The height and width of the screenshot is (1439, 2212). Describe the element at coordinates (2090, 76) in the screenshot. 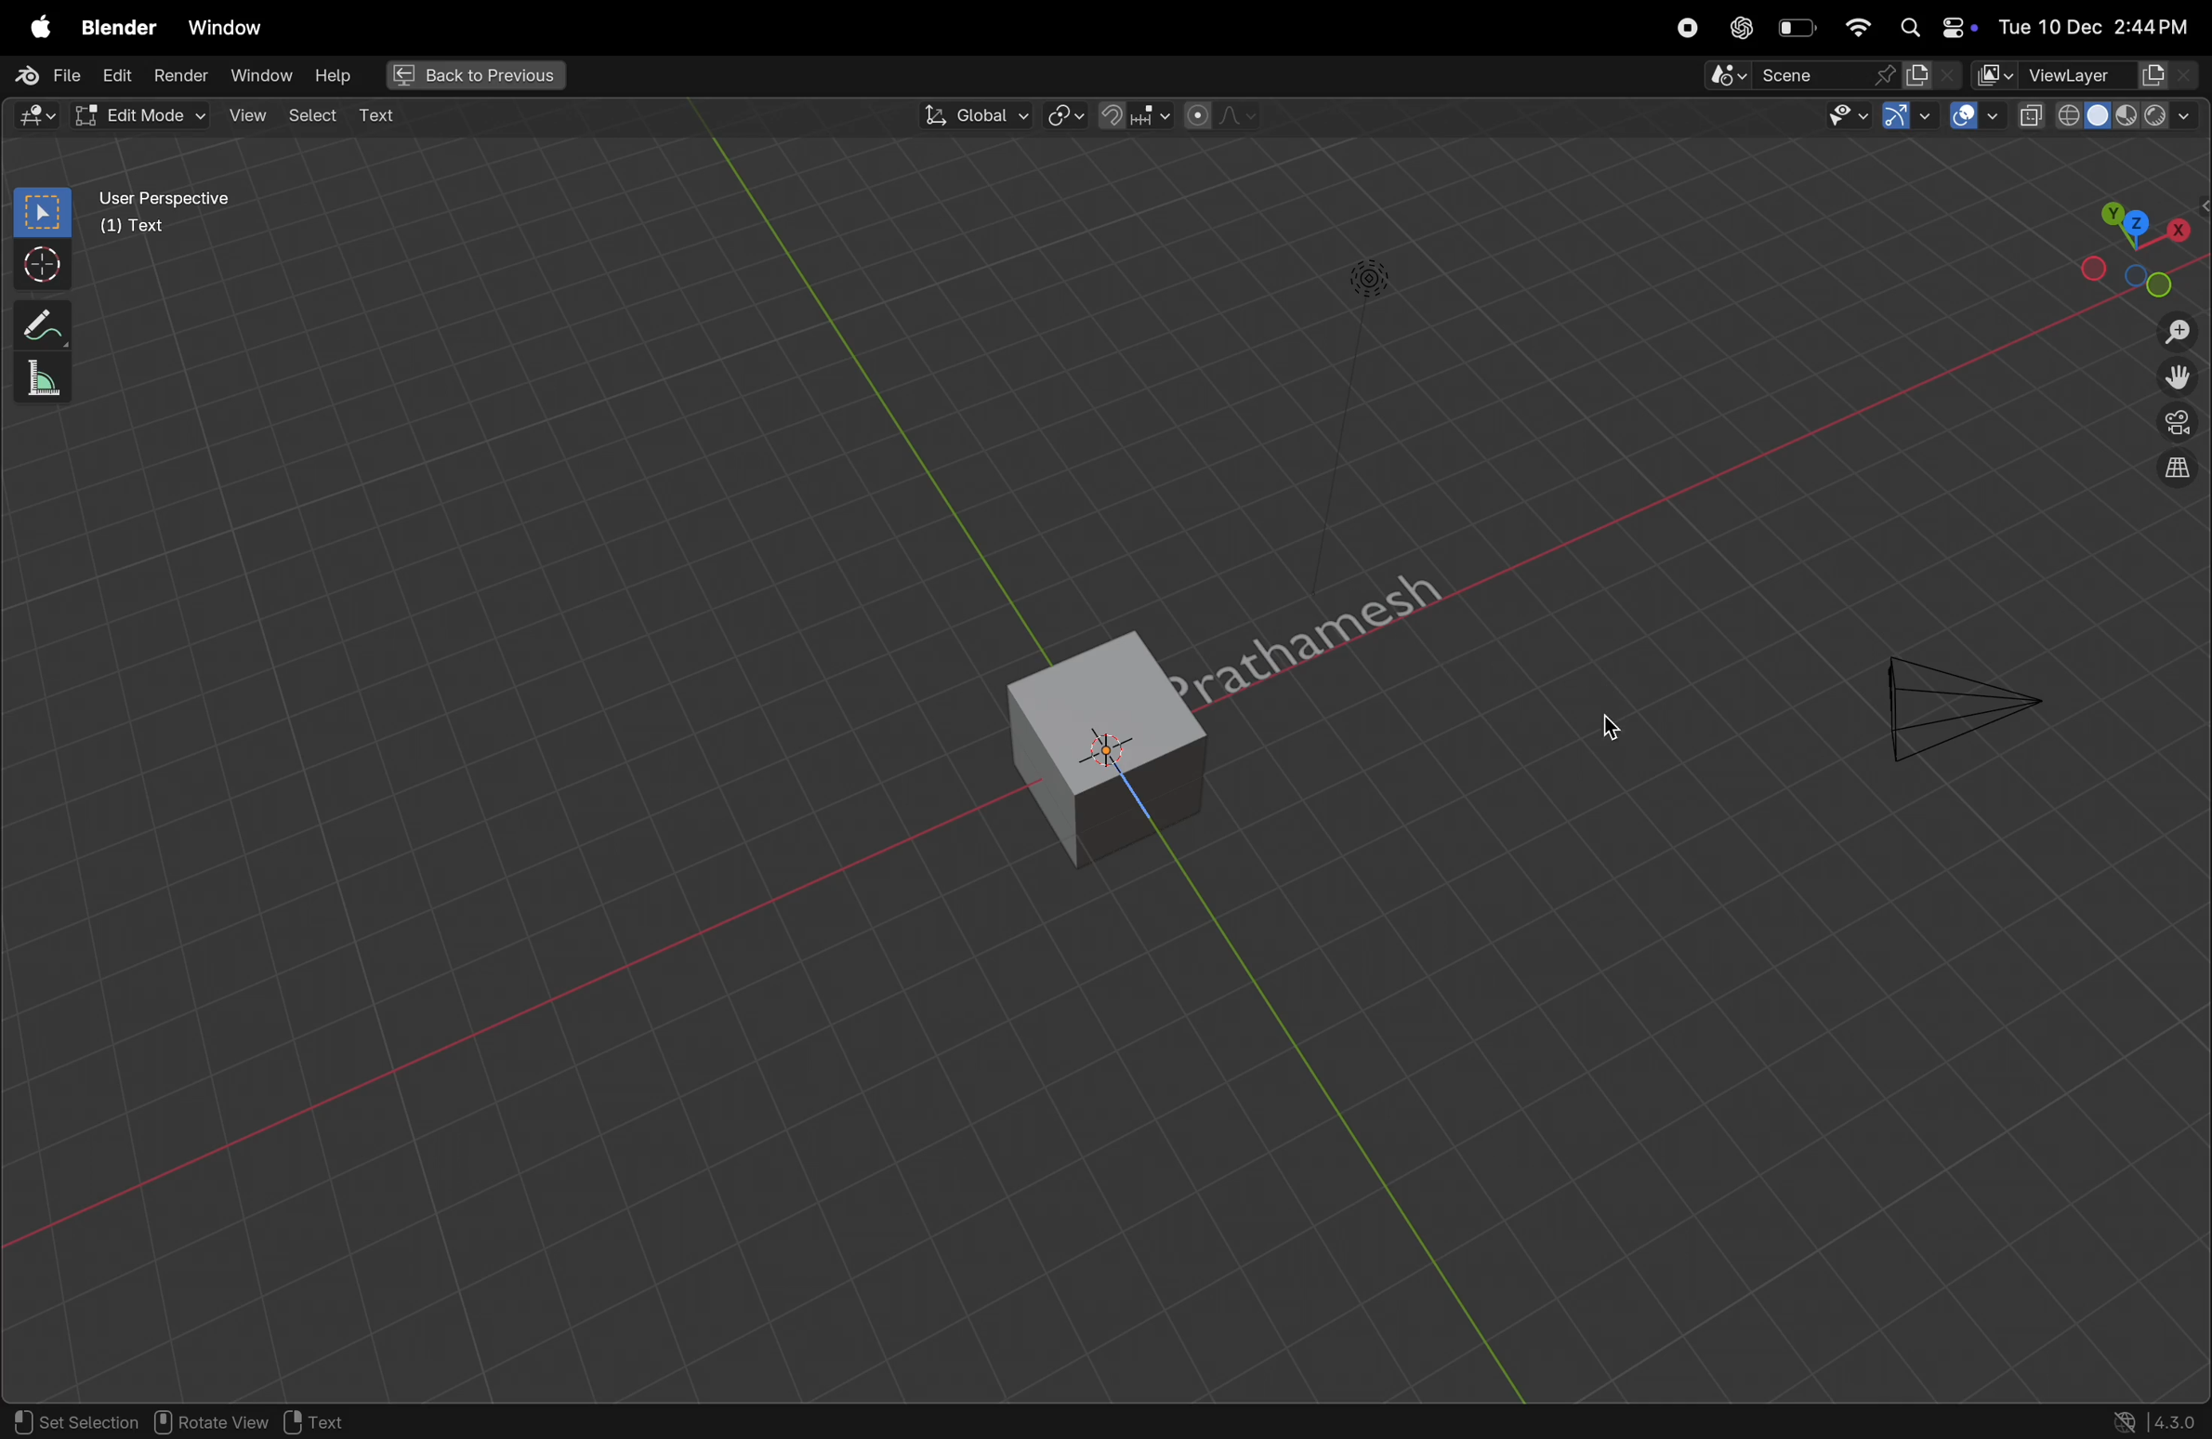

I see `View layer` at that location.